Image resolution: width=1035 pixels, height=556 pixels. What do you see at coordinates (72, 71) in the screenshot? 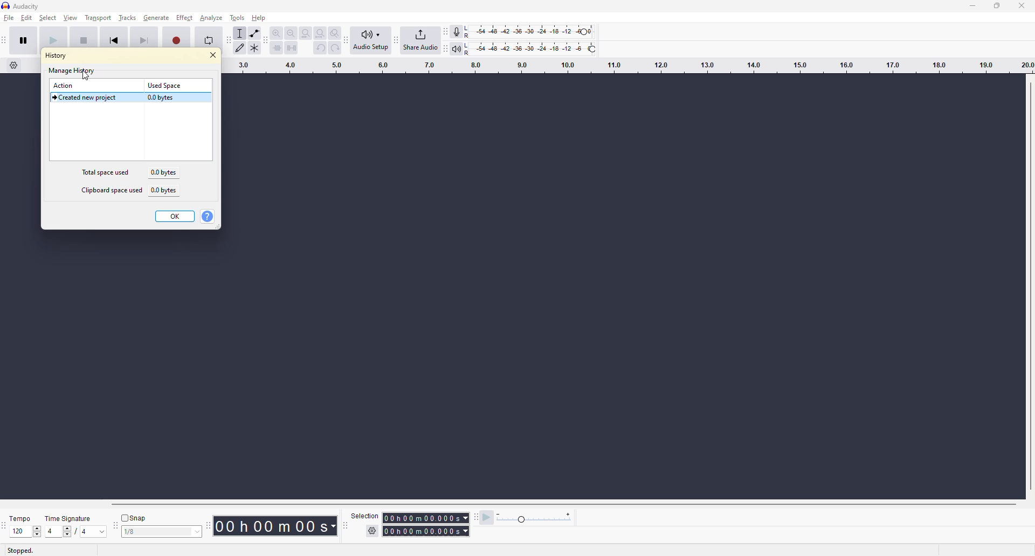
I see `Manage History` at bounding box center [72, 71].